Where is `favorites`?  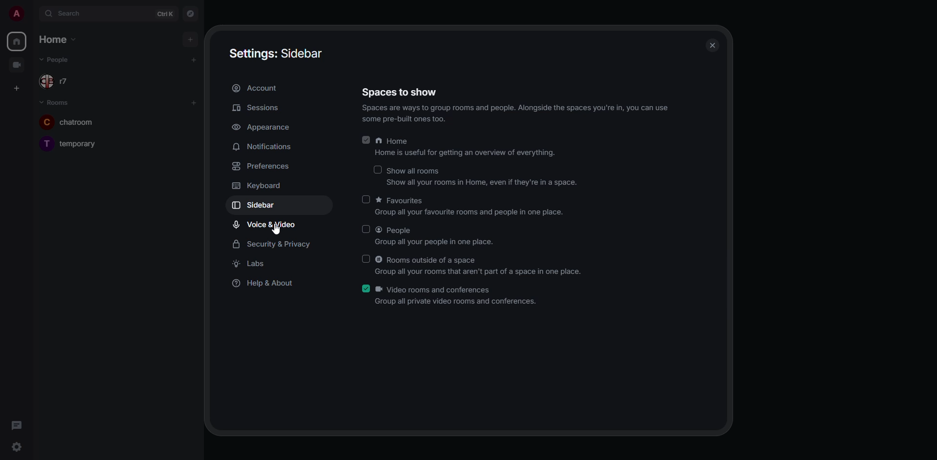
favorites is located at coordinates (472, 206).